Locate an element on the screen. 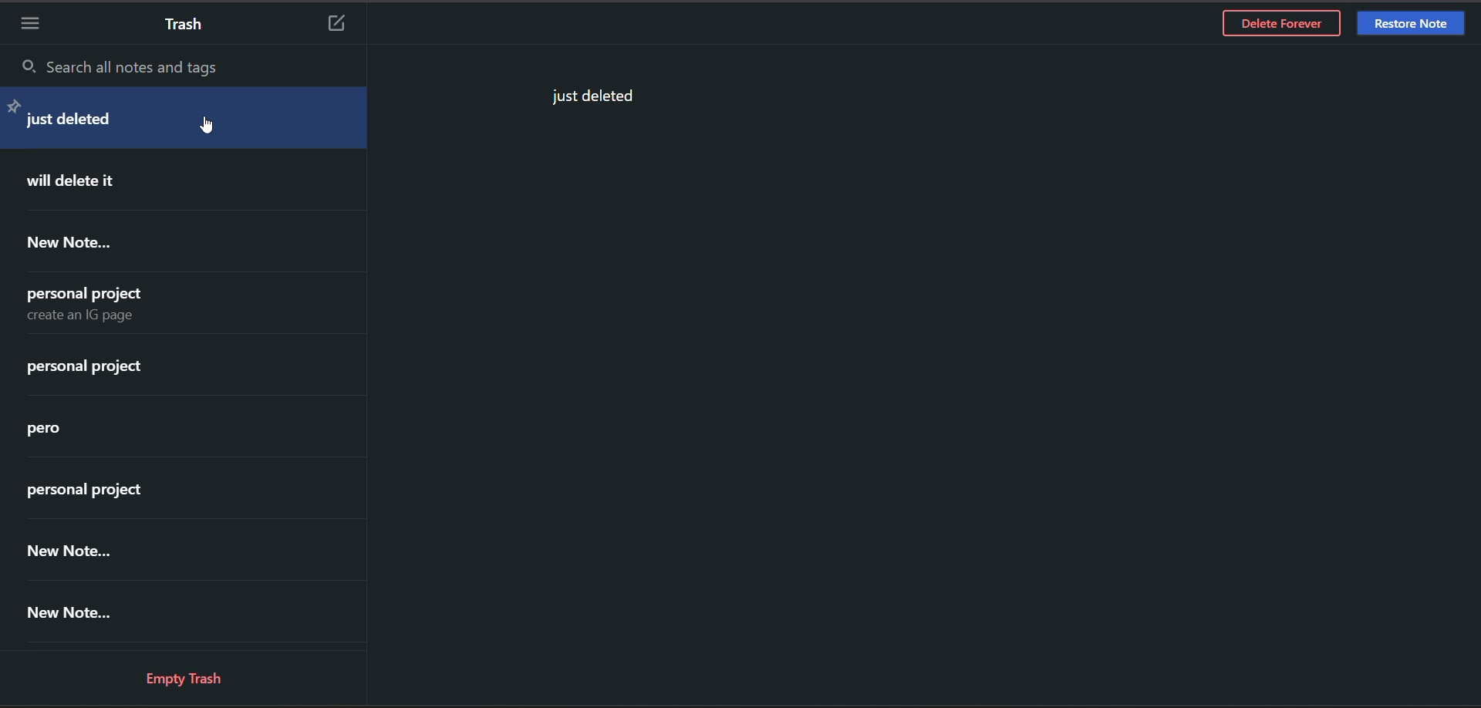  menu is located at coordinates (31, 21).